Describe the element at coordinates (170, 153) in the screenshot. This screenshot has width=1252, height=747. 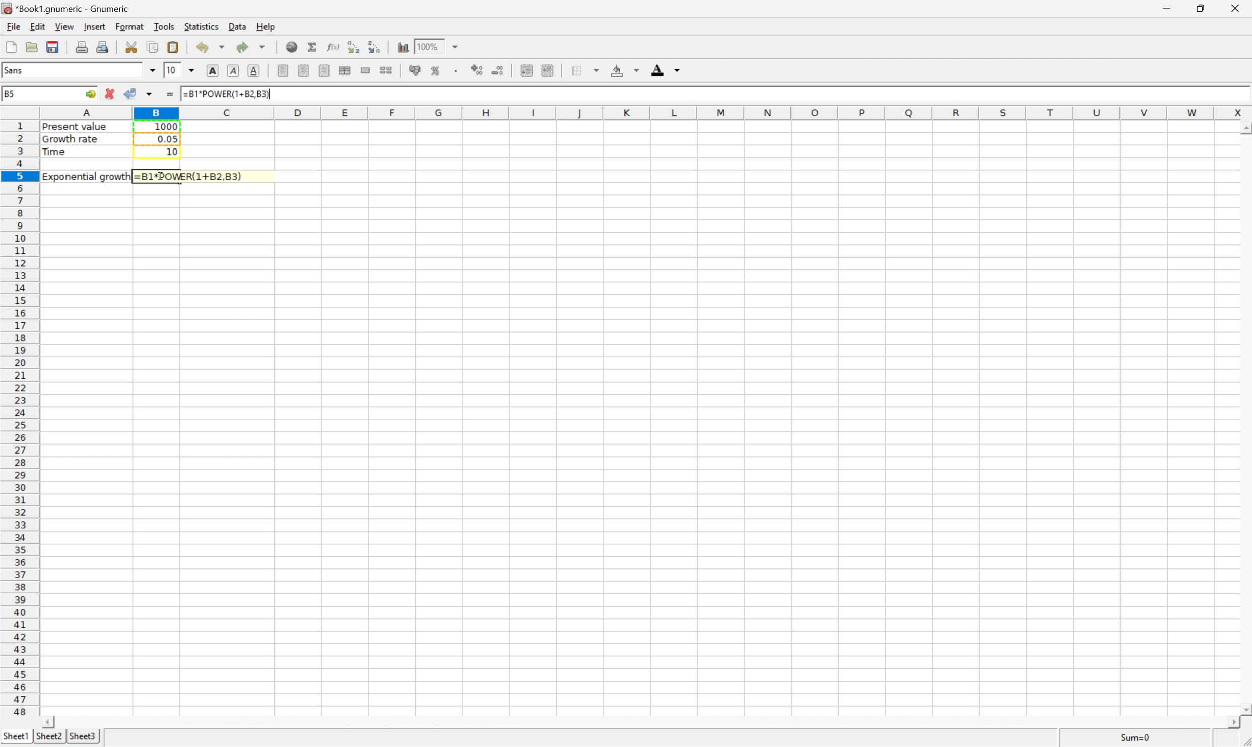
I see `10` at that location.